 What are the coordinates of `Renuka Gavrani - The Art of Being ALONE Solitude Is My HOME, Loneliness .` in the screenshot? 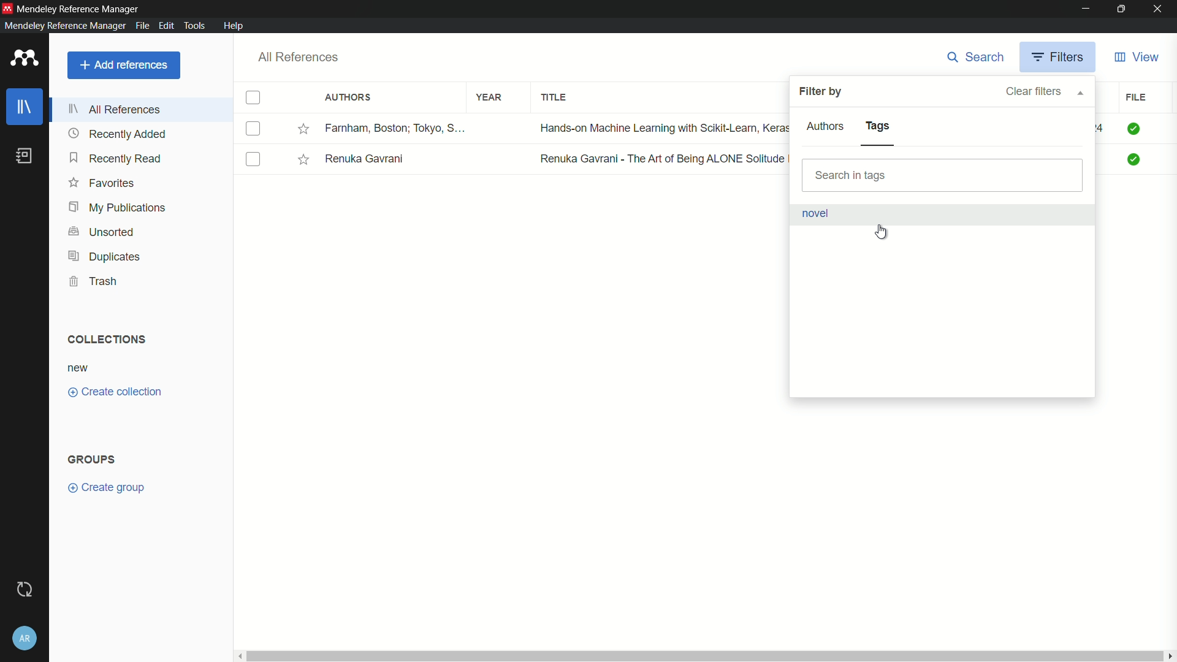 It's located at (661, 158).